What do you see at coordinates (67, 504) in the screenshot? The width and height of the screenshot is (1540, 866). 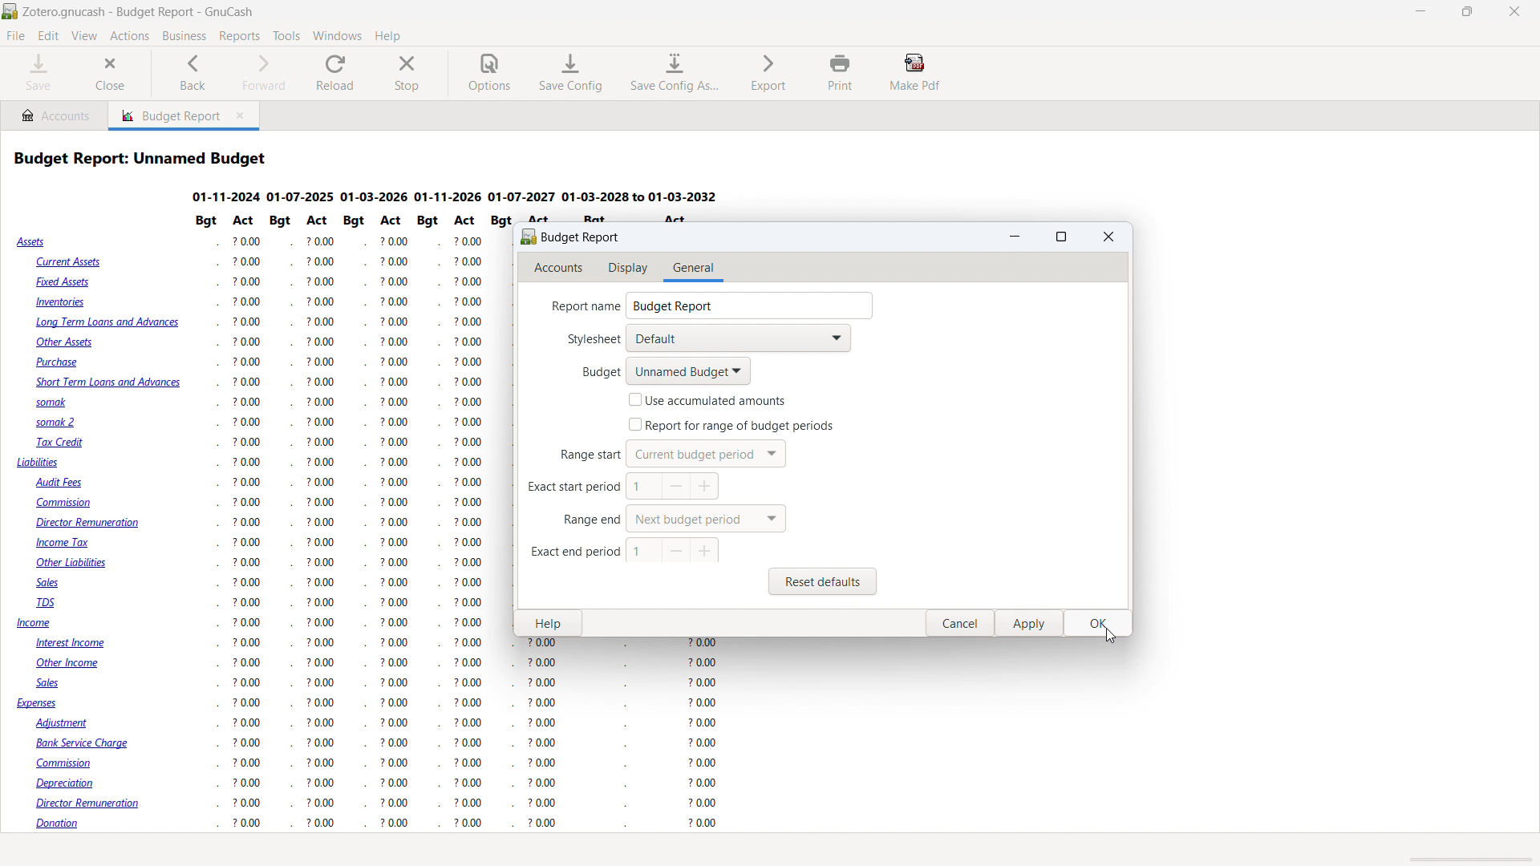 I see `Commission` at bounding box center [67, 504].